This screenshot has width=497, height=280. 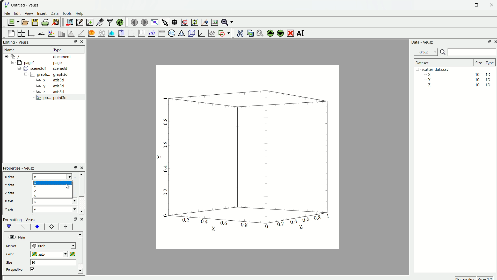 I want to click on close, so click(x=82, y=219).